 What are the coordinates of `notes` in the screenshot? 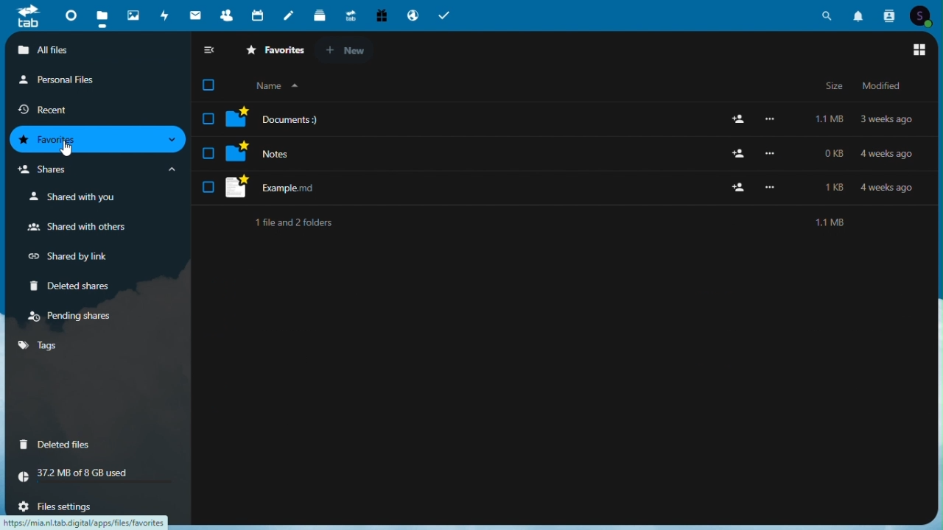 It's located at (292, 15).